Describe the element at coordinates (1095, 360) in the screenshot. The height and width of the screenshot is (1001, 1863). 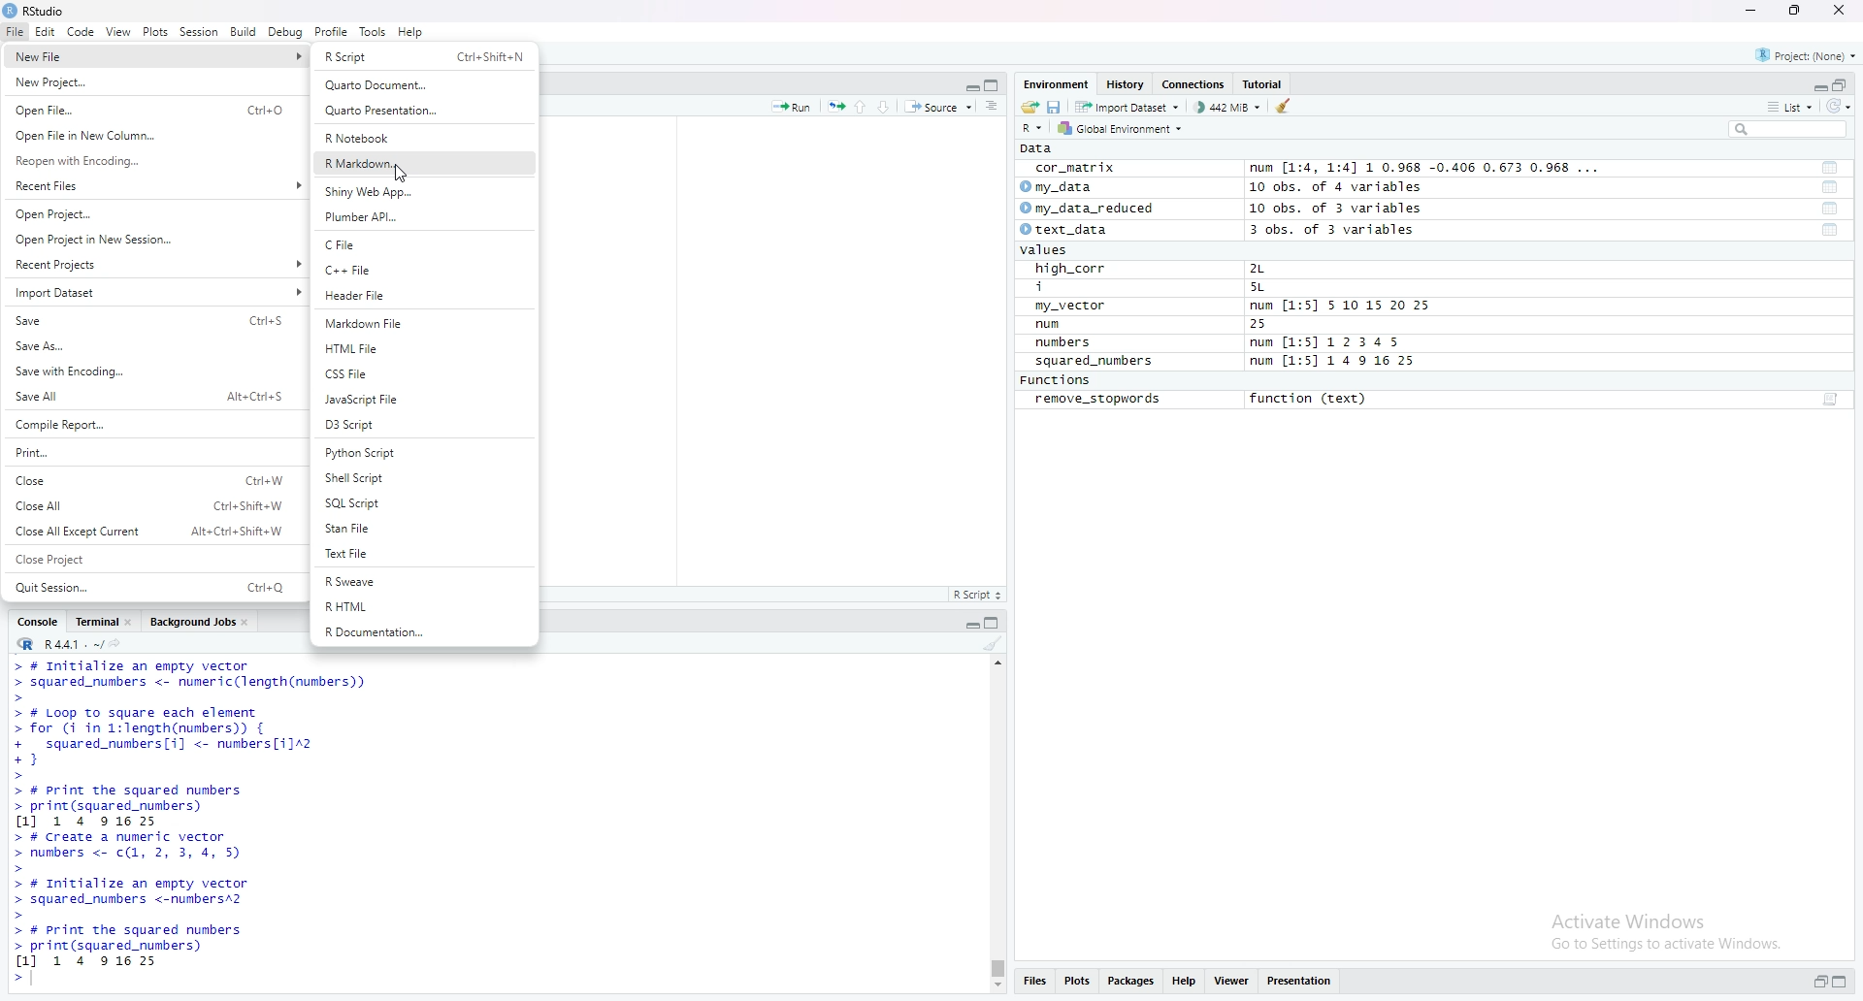
I see `squared_numbers` at that location.